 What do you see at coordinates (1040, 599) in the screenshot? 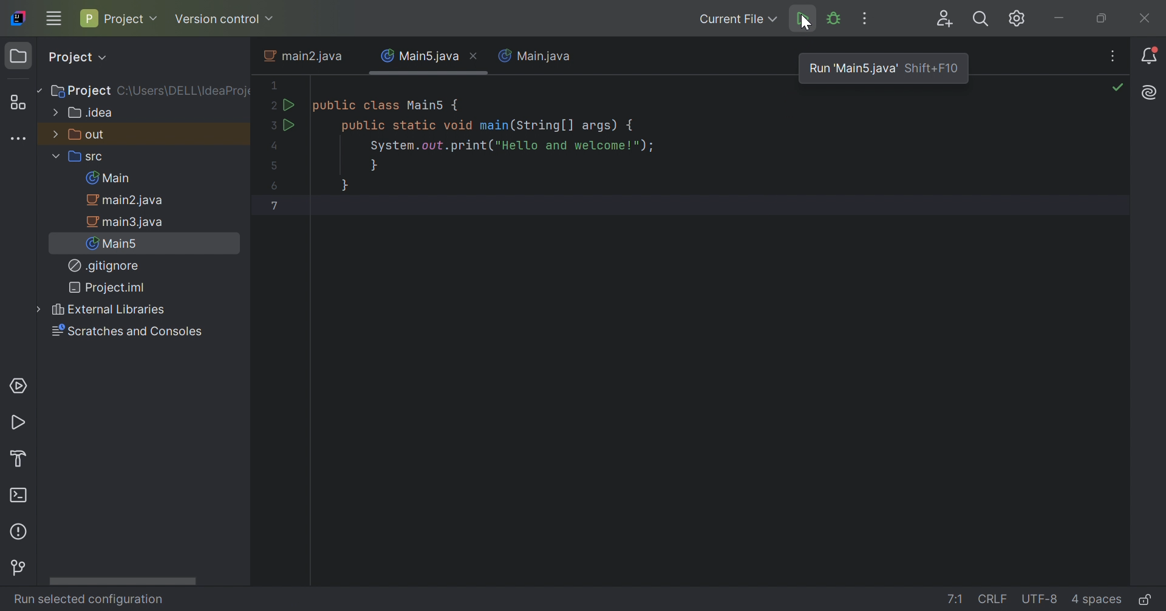
I see `UTF-8` at bounding box center [1040, 599].